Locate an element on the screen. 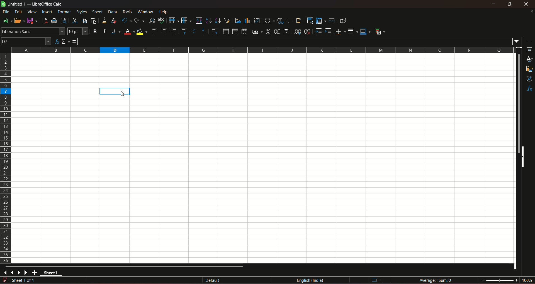 This screenshot has width=535, height=284. insert special character is located at coordinates (269, 20).